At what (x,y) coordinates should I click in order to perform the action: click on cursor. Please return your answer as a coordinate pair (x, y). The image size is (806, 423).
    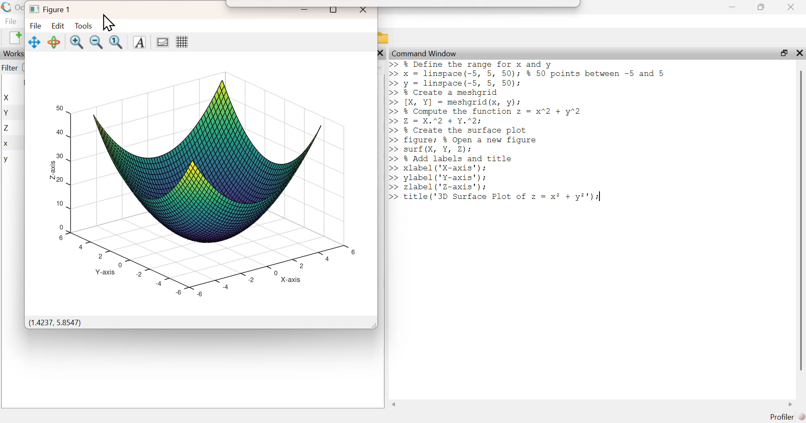
    Looking at the image, I should click on (109, 23).